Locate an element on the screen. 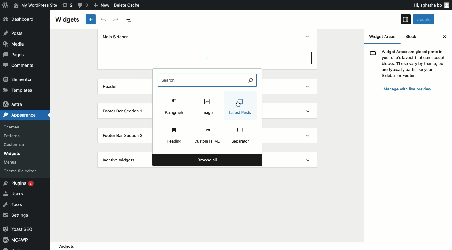 The width and height of the screenshot is (452, 250). rework is located at coordinates (67, 5).